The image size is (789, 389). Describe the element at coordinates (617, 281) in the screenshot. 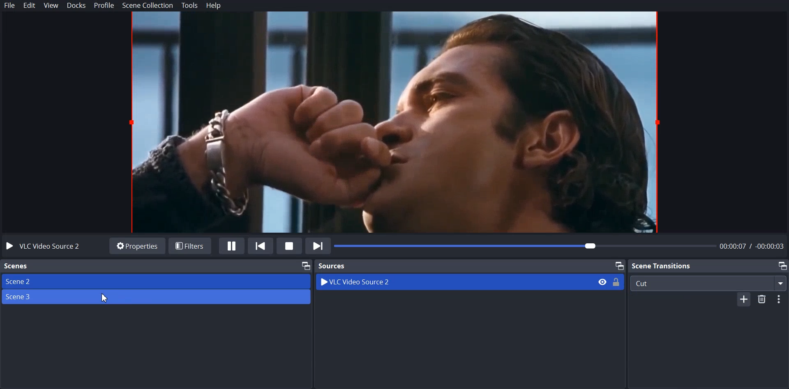

I see `Lock` at that location.